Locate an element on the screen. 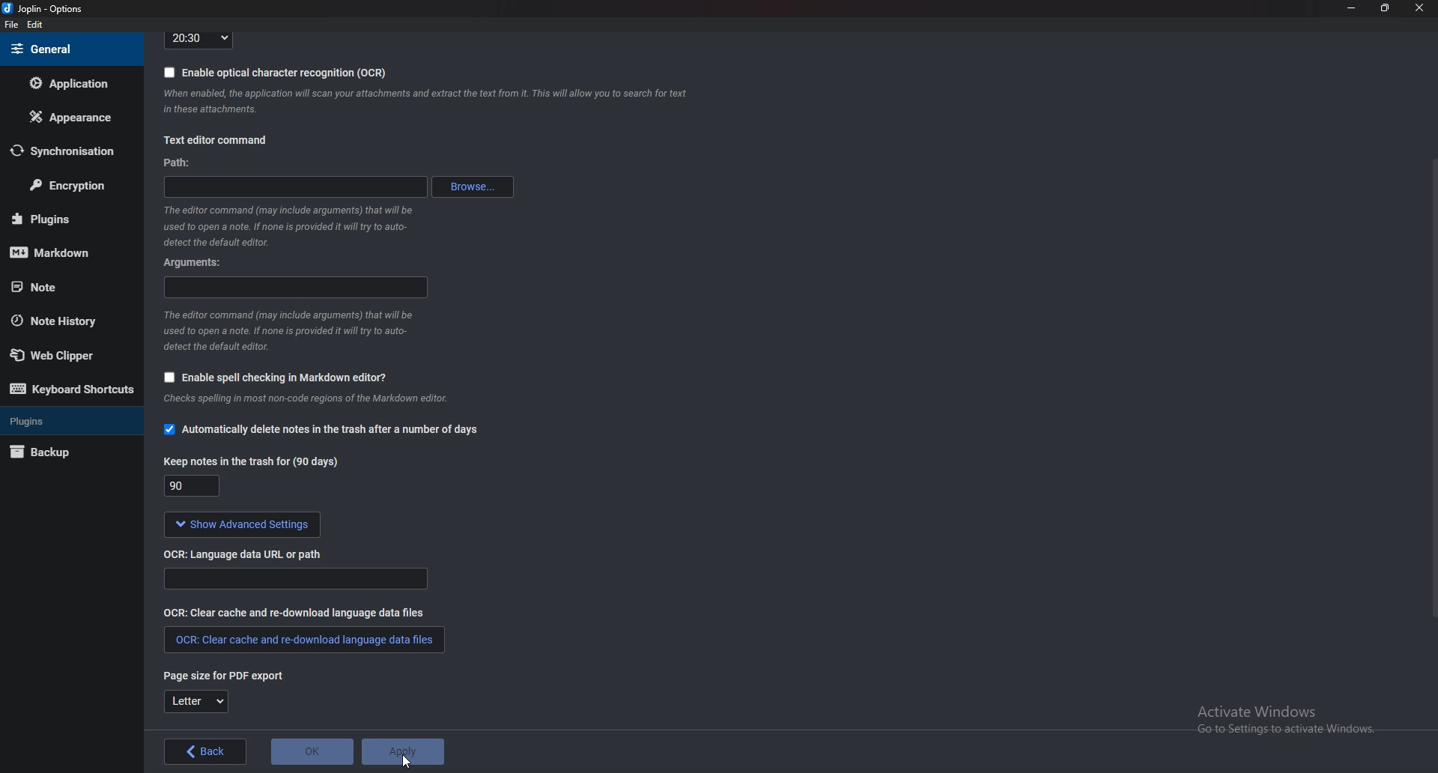 The image size is (1438, 773). close is located at coordinates (1417, 7).